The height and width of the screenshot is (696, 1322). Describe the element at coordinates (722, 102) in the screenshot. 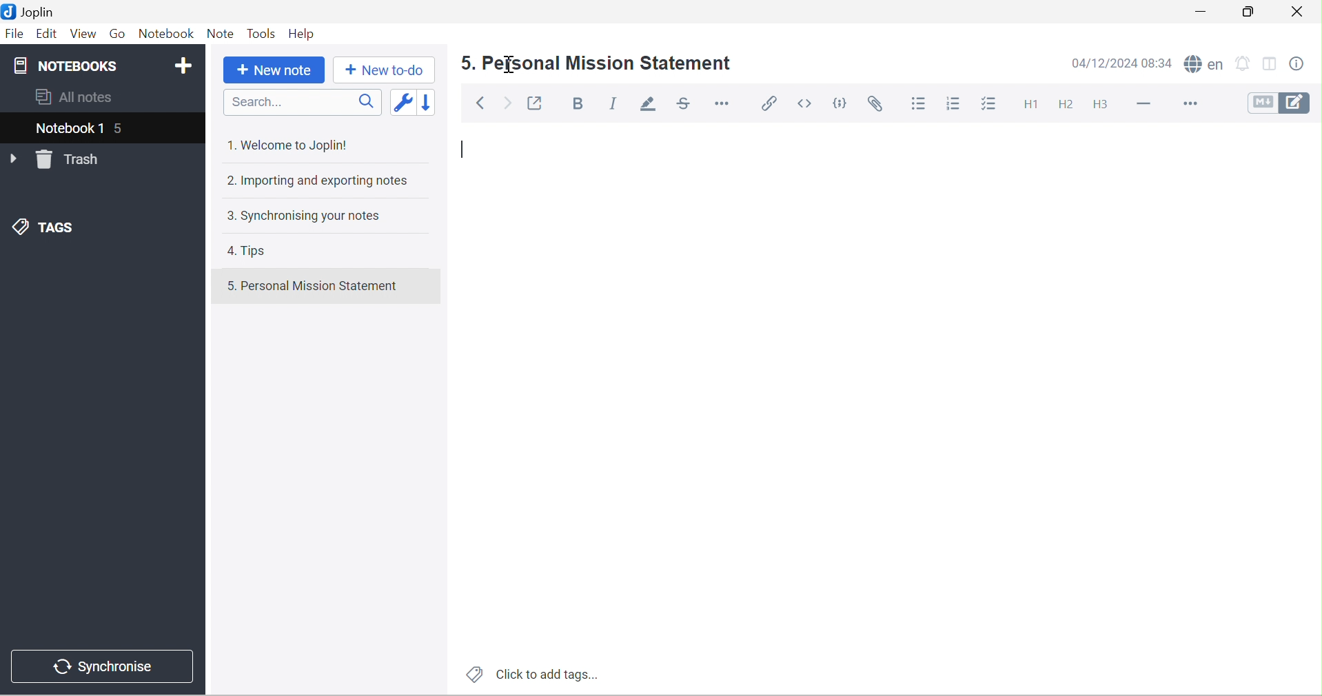

I see `Horizontal` at that location.